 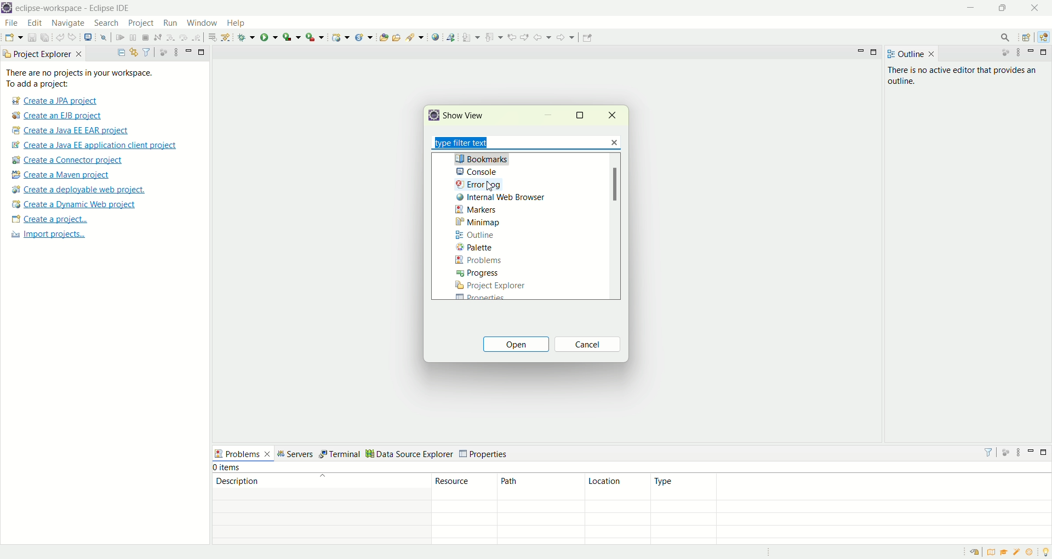 What do you see at coordinates (140, 24) in the screenshot?
I see `project` at bounding box center [140, 24].